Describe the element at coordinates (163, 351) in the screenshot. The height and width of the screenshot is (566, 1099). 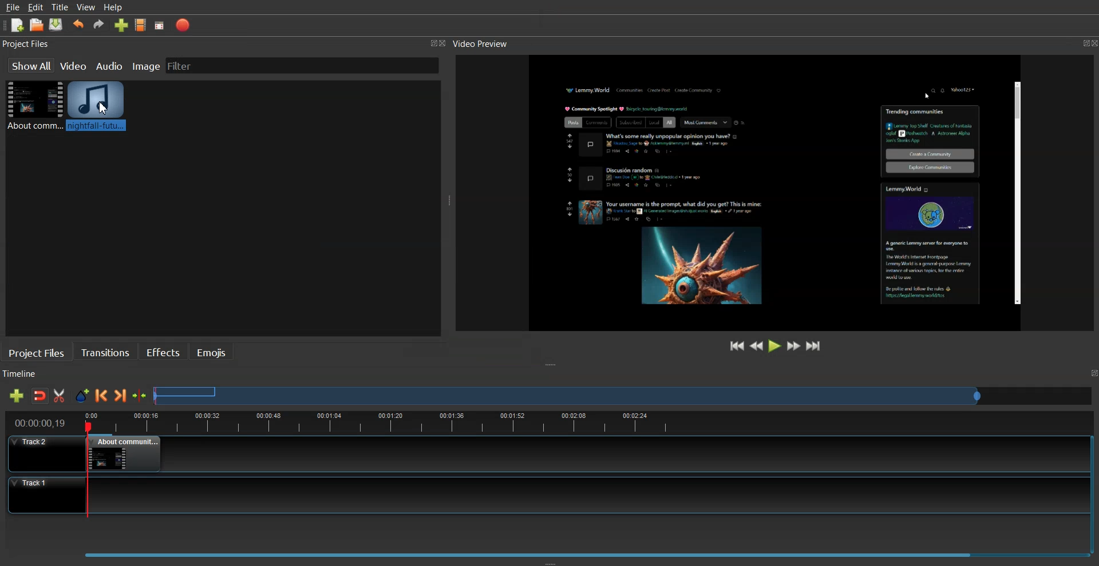
I see `Effects` at that location.